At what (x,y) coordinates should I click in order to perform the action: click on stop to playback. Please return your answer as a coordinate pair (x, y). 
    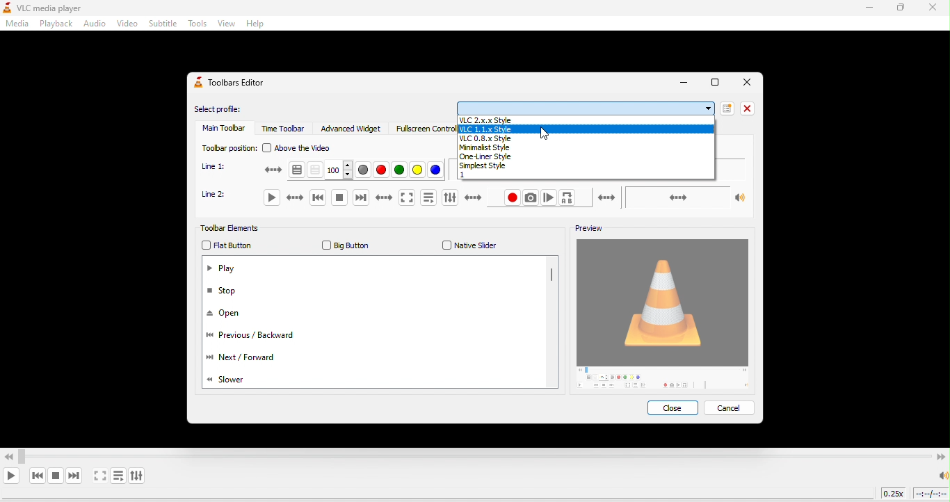
    Looking at the image, I should click on (340, 200).